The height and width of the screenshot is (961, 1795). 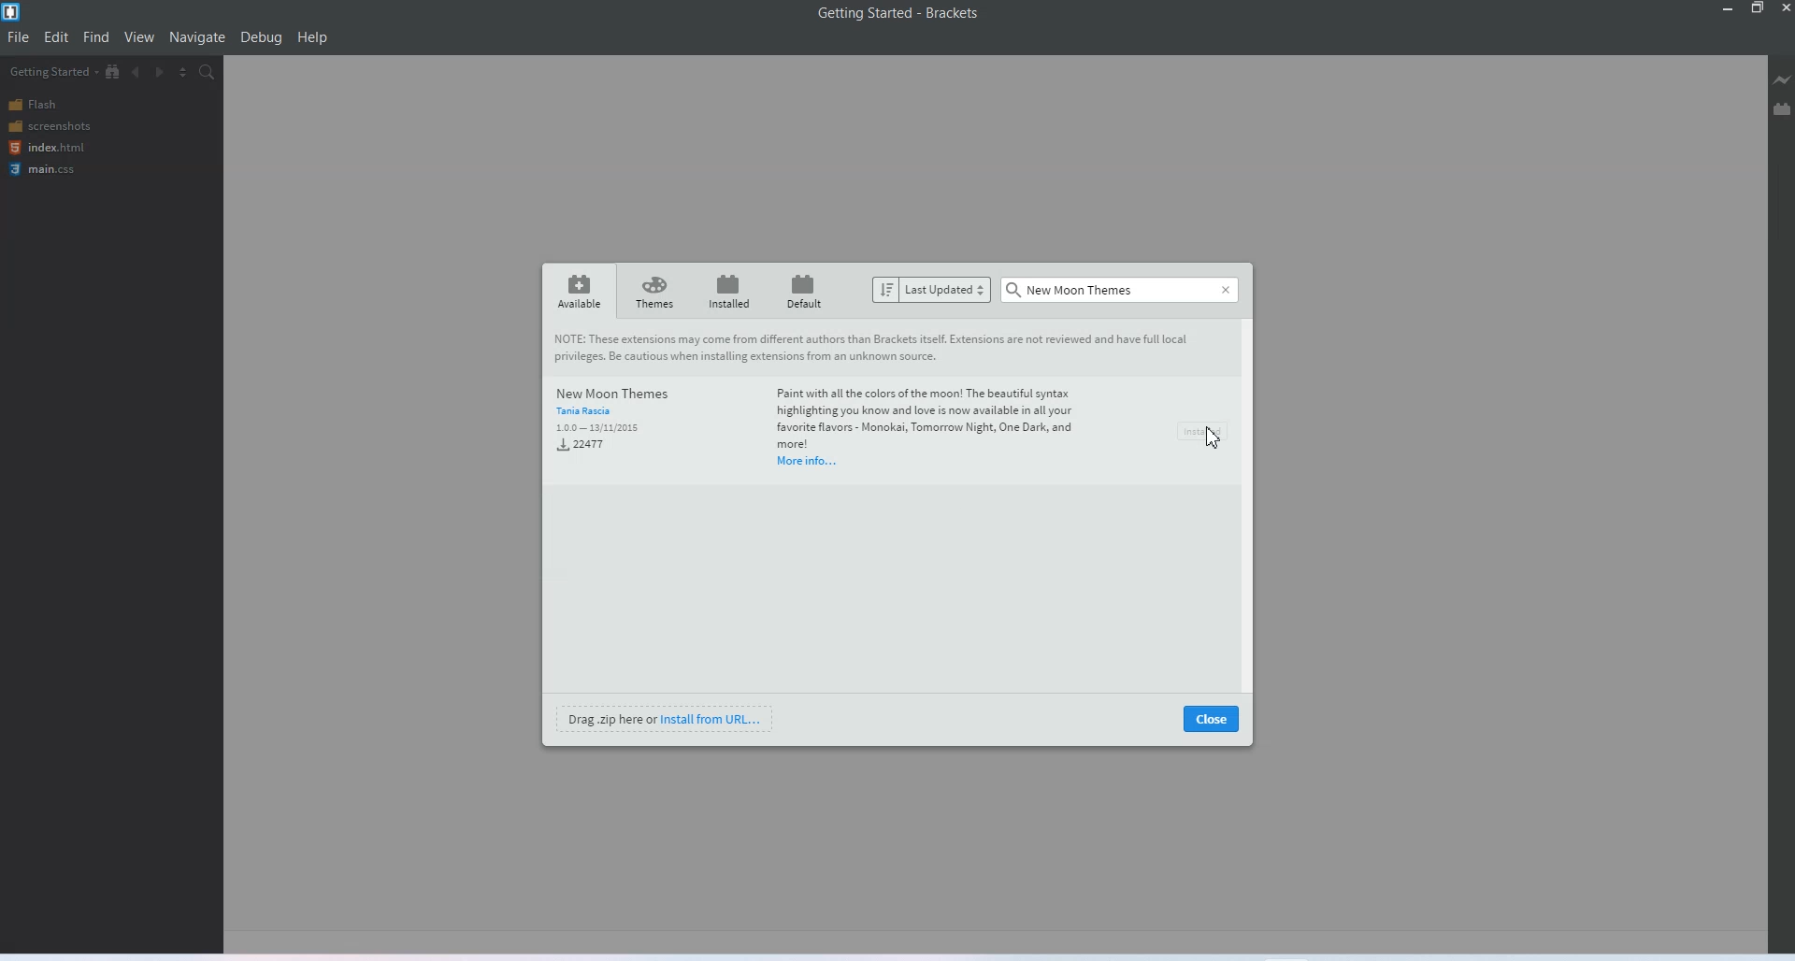 What do you see at coordinates (653, 291) in the screenshot?
I see `Themes` at bounding box center [653, 291].